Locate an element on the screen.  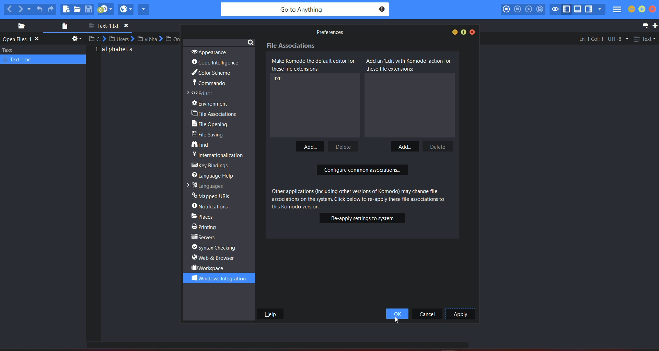
toggle focus mode is located at coordinates (555, 9).